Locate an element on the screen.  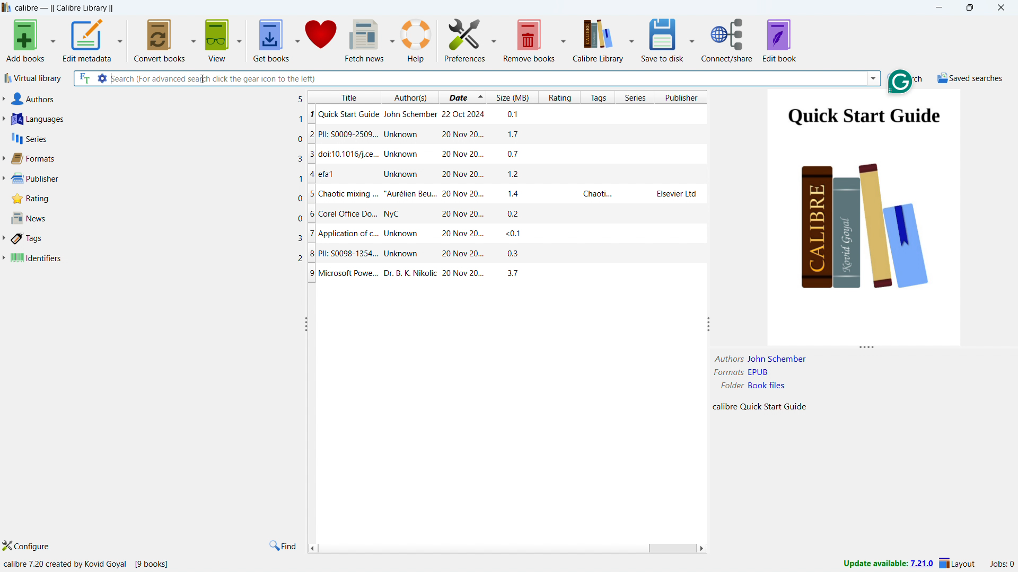
calibre library is located at coordinates (598, 40).